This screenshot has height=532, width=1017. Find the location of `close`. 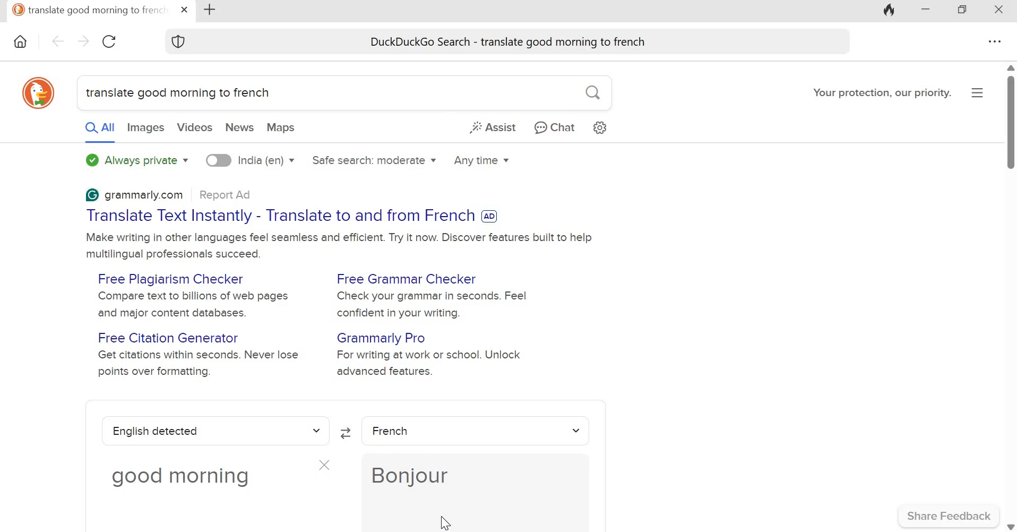

close is located at coordinates (323, 466).